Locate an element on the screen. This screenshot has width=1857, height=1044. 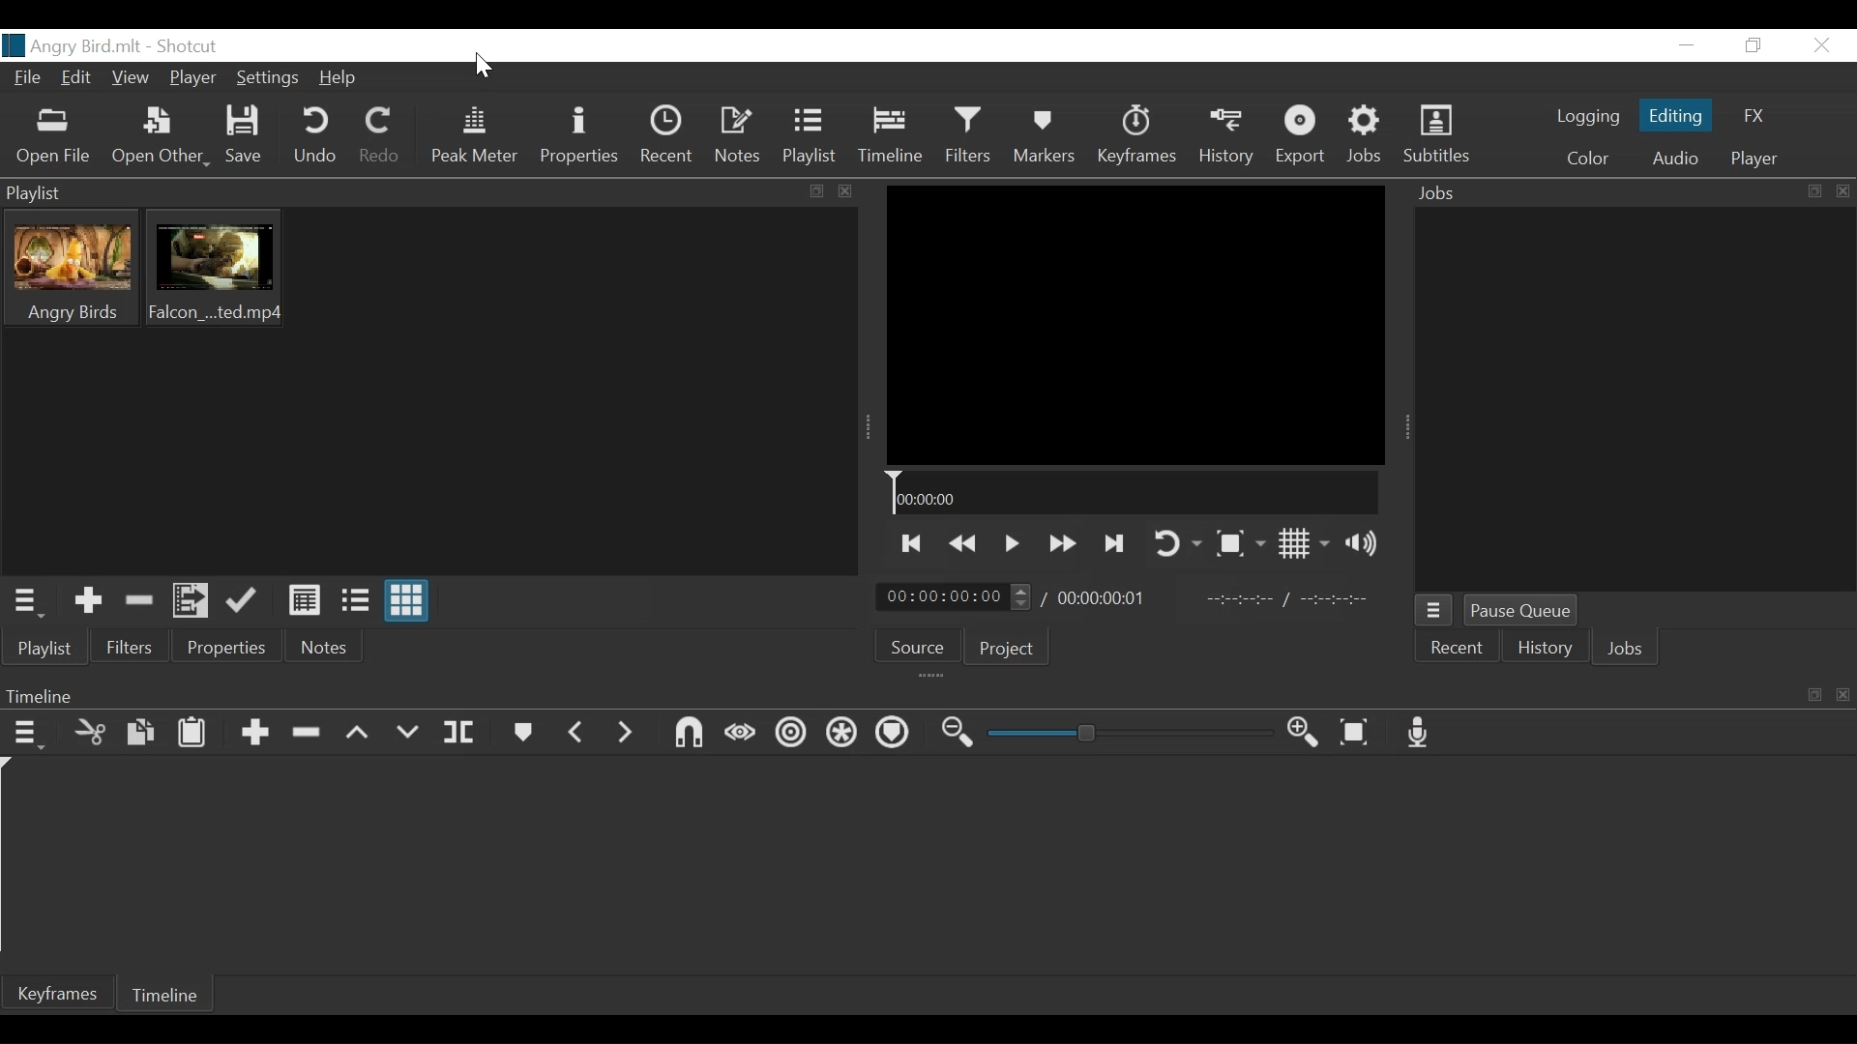
Settings is located at coordinates (270, 76).